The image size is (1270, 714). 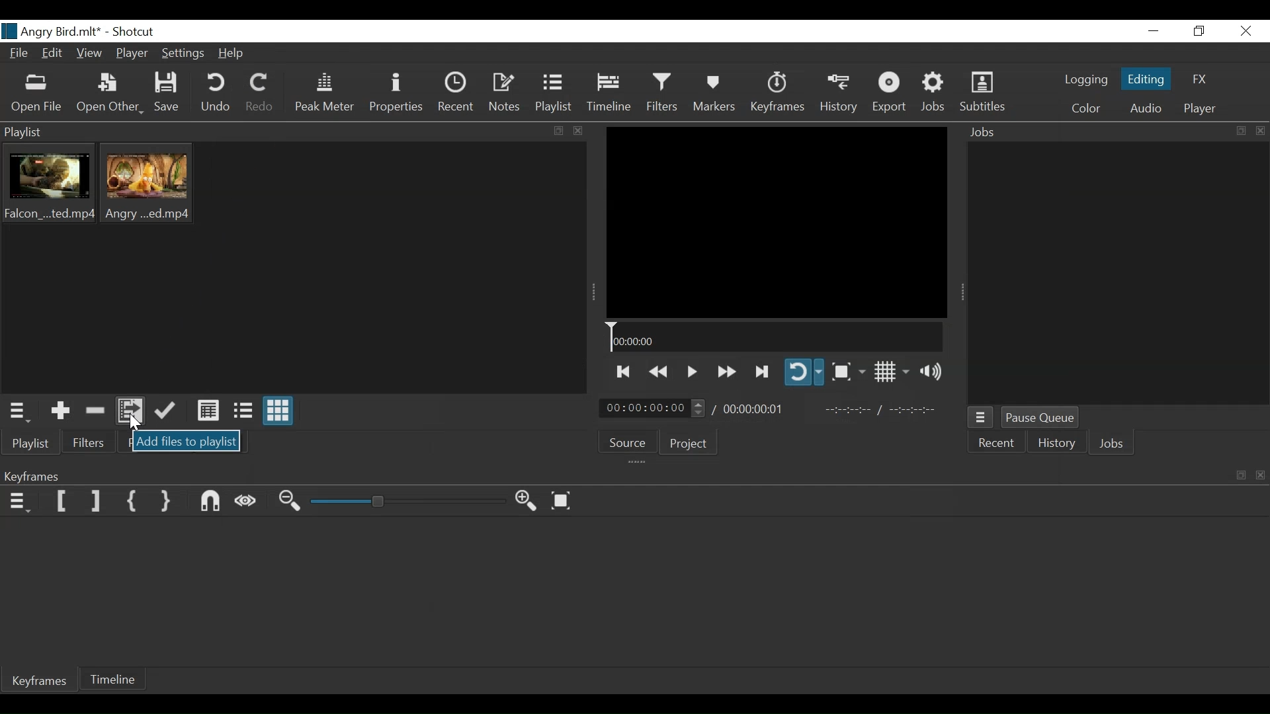 What do you see at coordinates (880, 411) in the screenshot?
I see `In point` at bounding box center [880, 411].